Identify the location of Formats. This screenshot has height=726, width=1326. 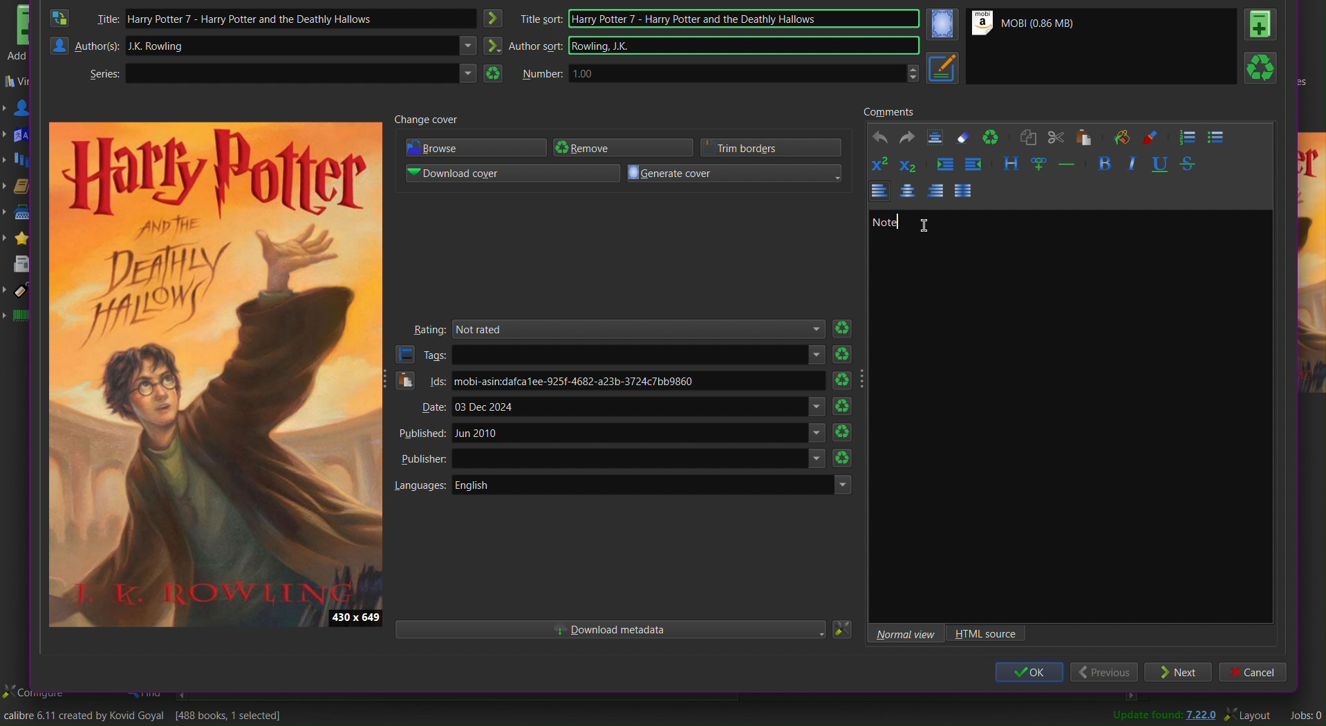
(23, 188).